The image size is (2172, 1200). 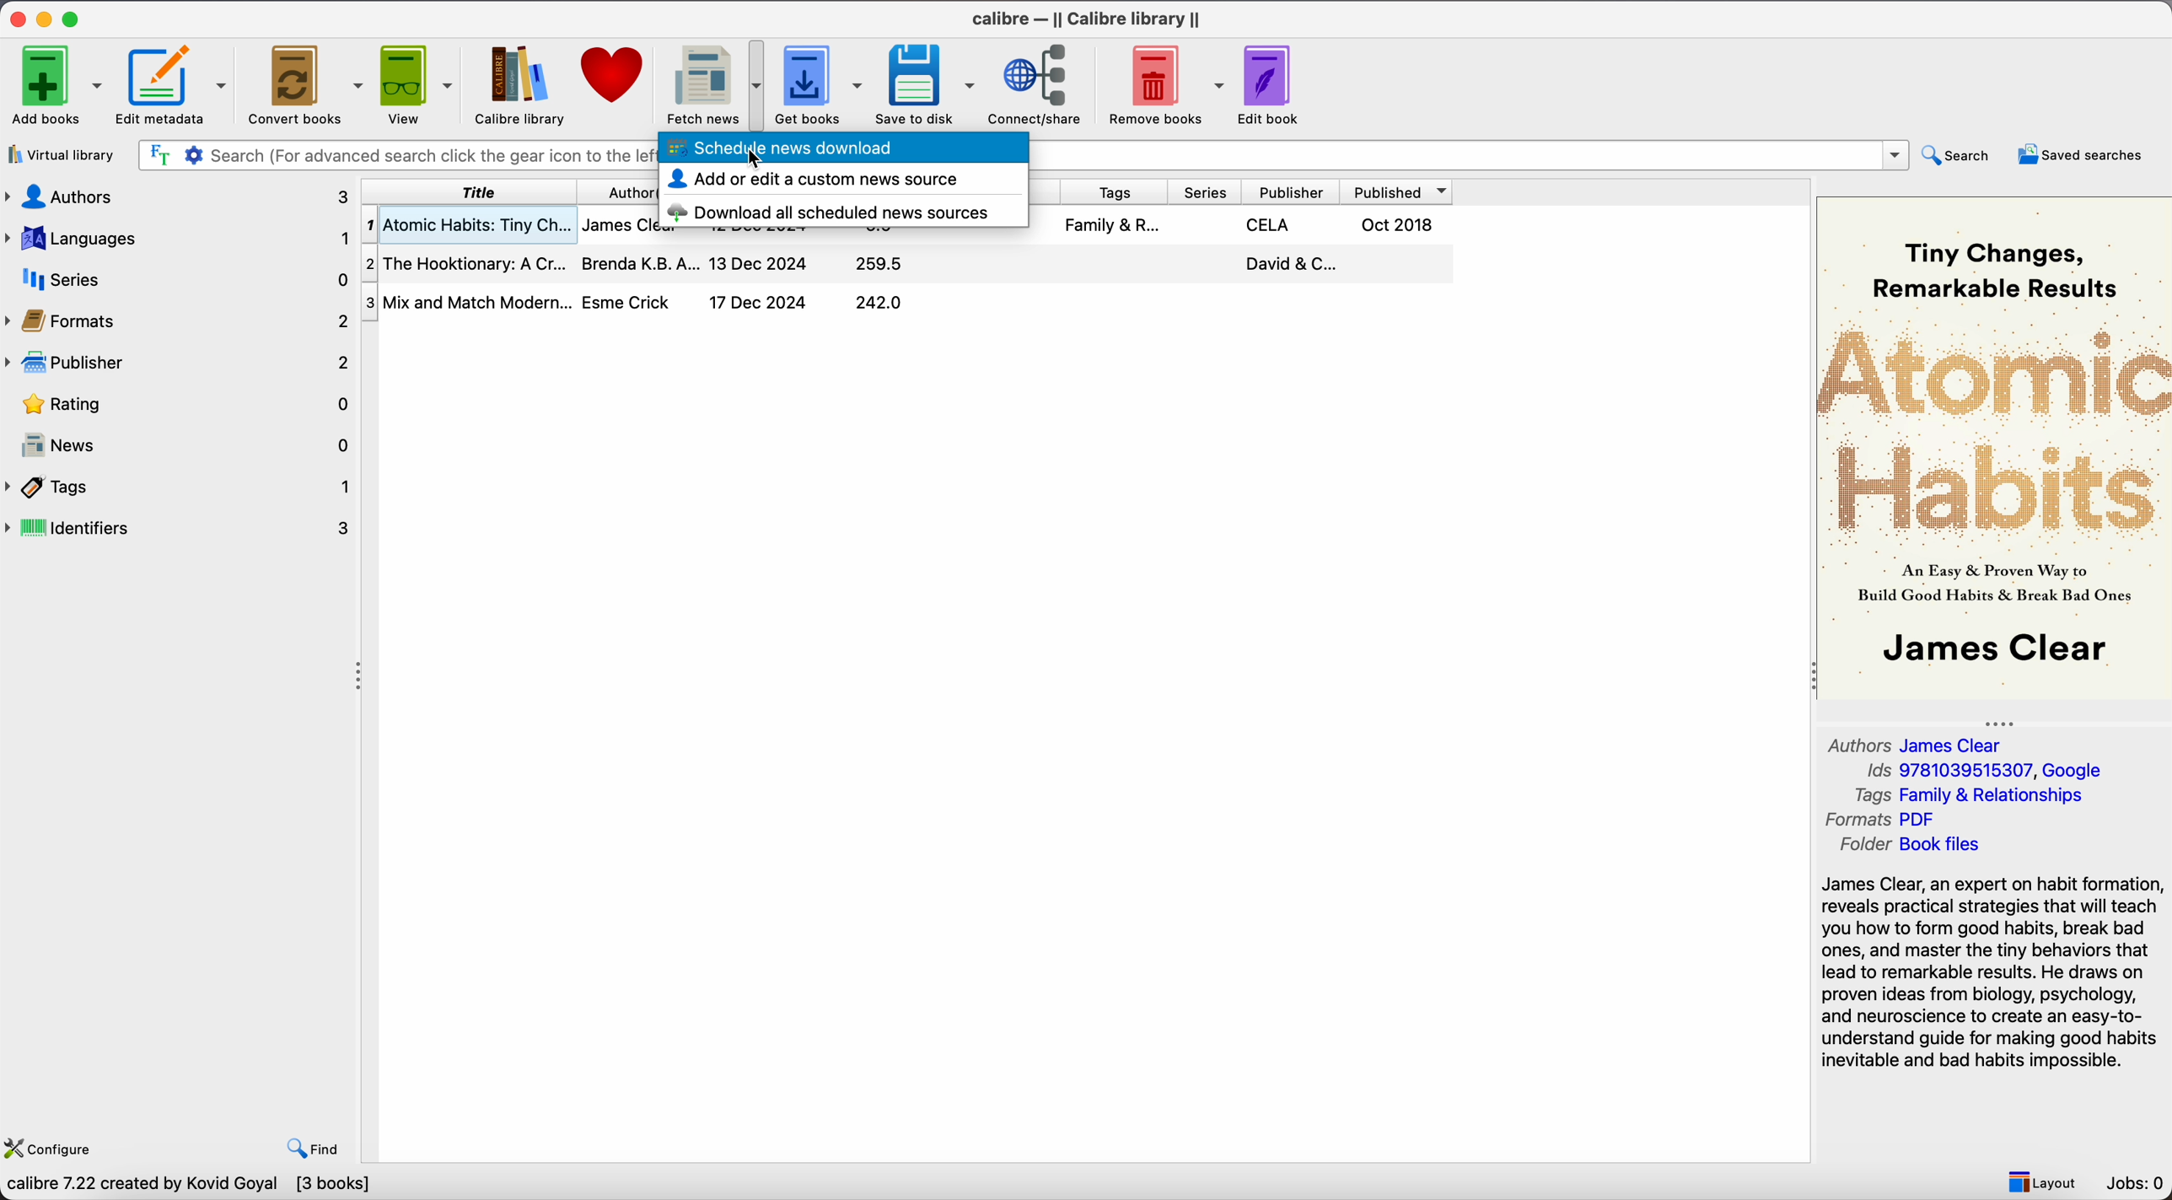 What do you see at coordinates (758, 263) in the screenshot?
I see `13 Dec 2024` at bounding box center [758, 263].